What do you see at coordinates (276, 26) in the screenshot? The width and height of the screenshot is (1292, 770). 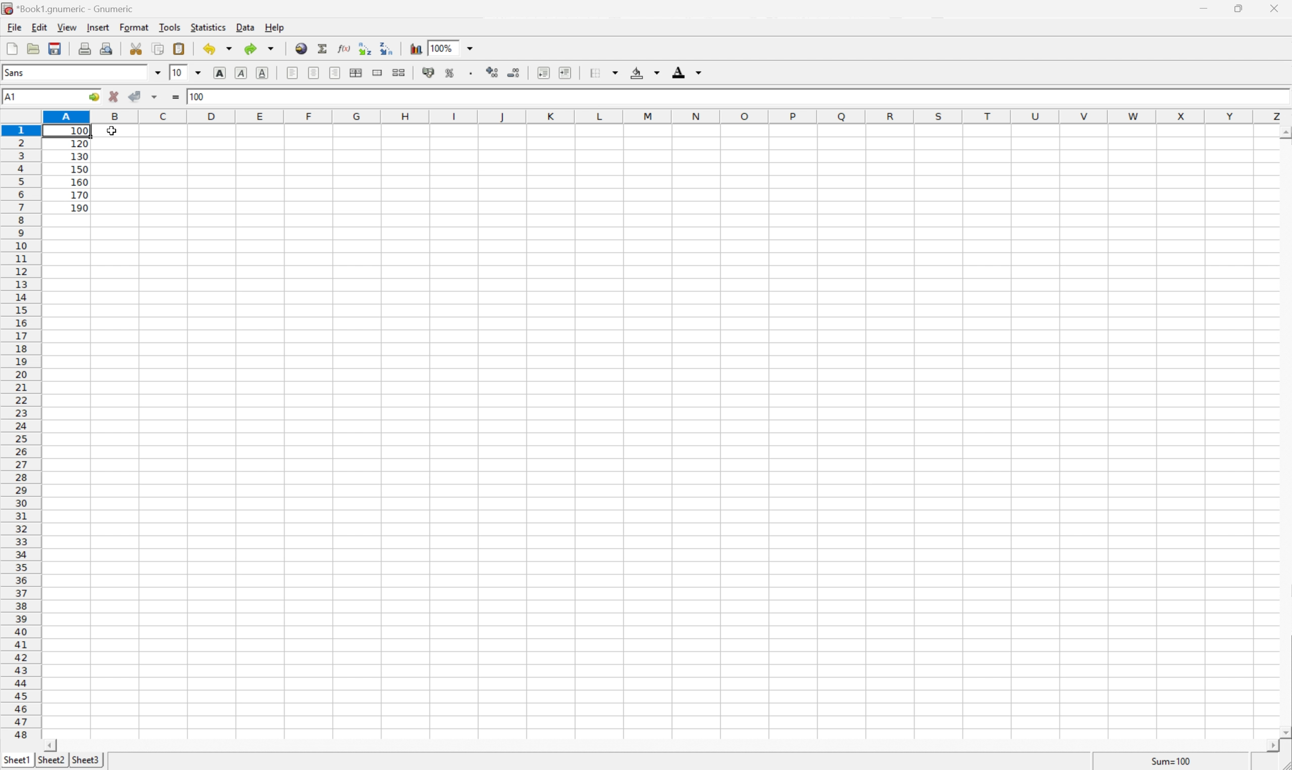 I see `Help` at bounding box center [276, 26].